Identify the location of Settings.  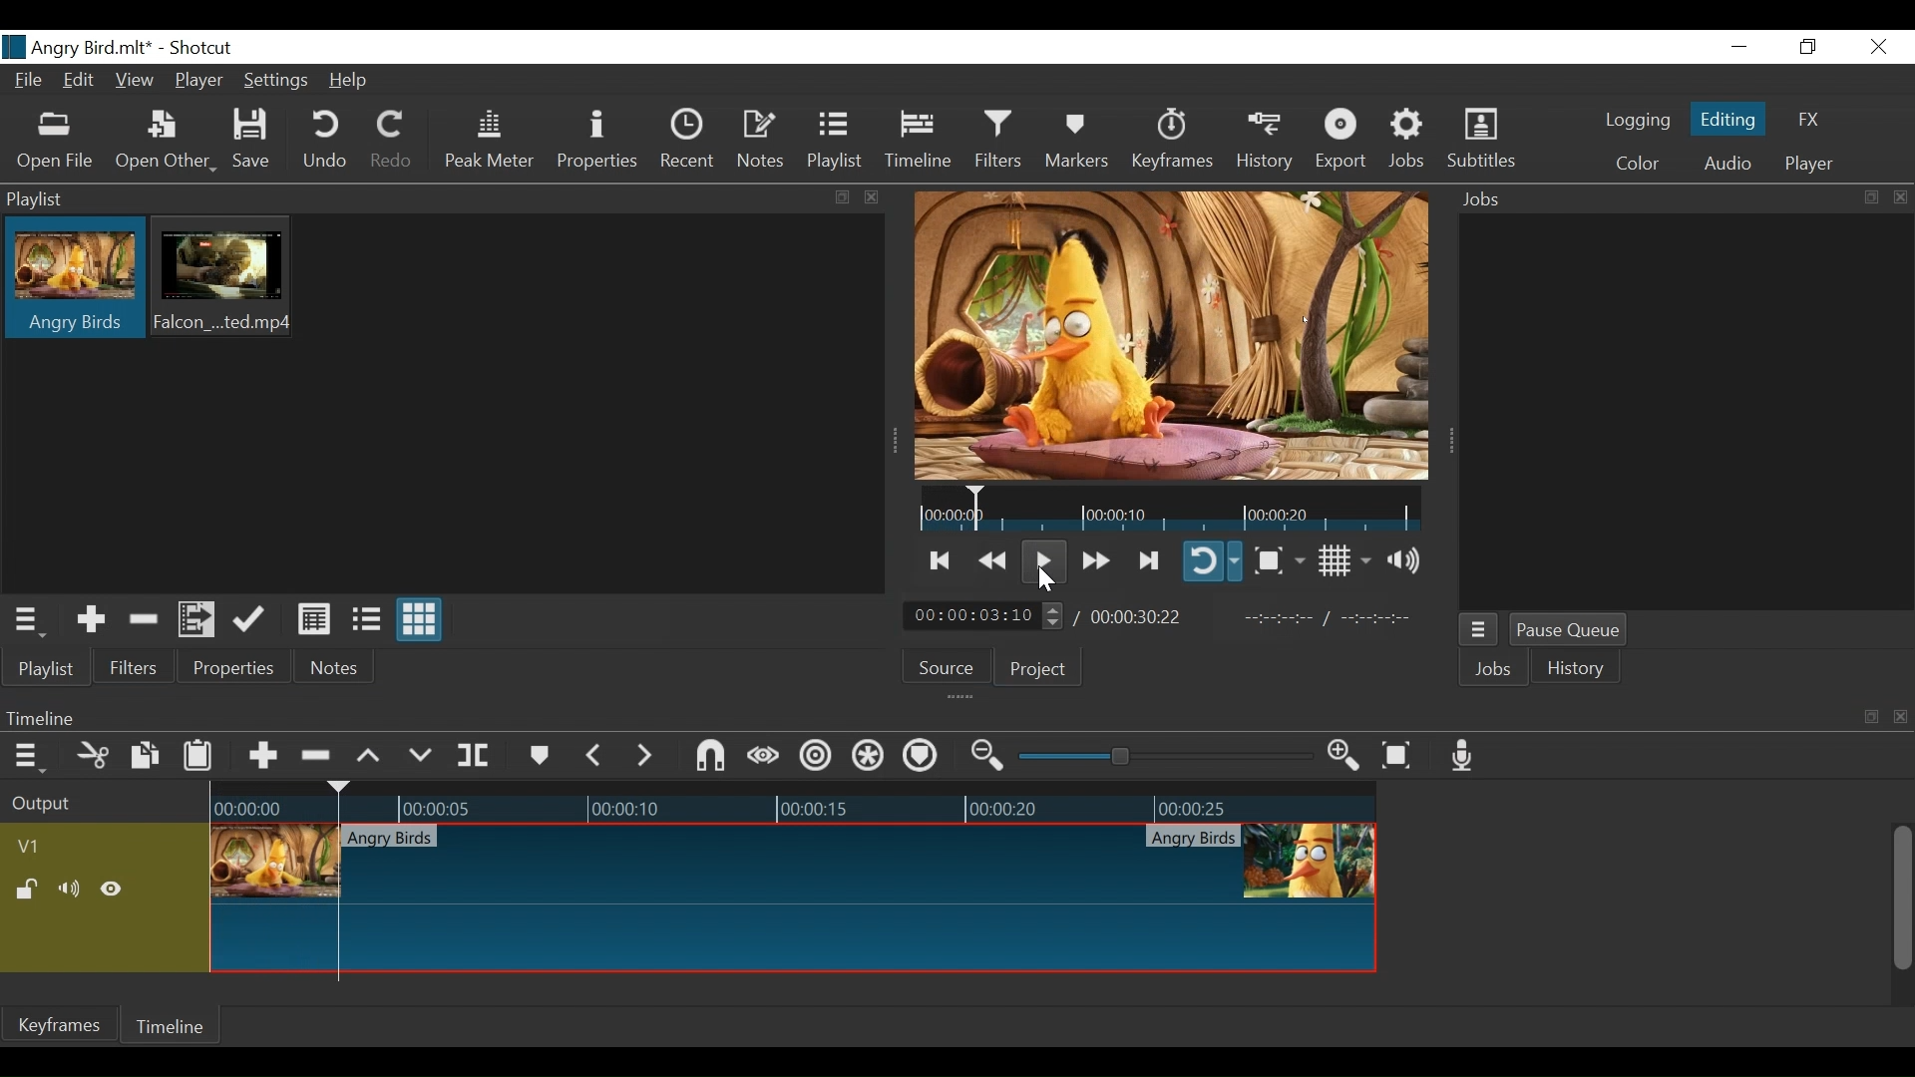
(279, 80).